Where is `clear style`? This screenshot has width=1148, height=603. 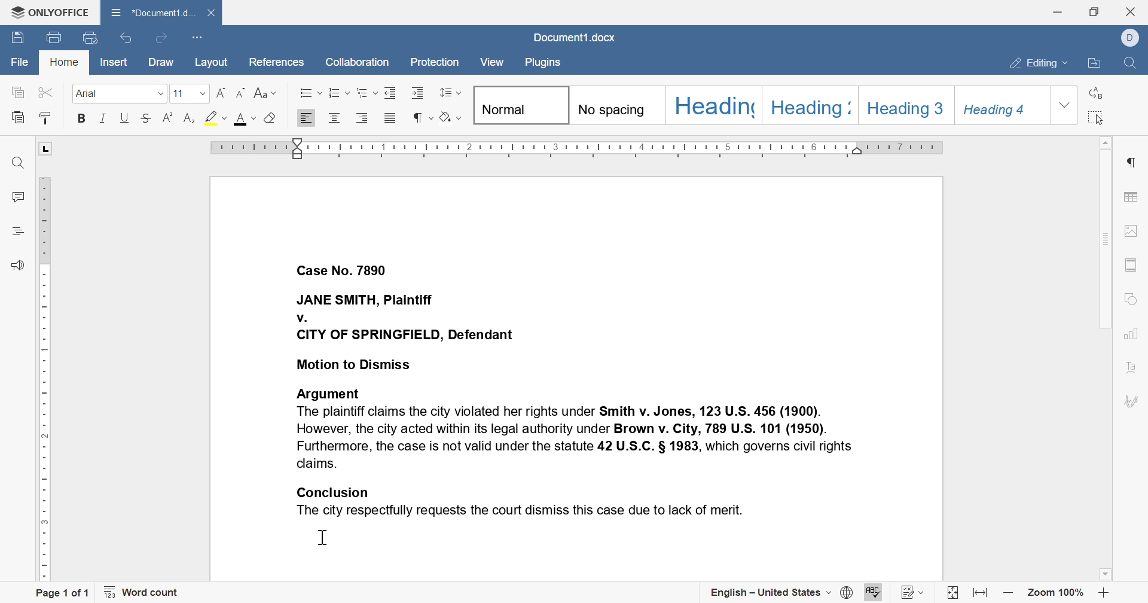 clear style is located at coordinates (271, 120).